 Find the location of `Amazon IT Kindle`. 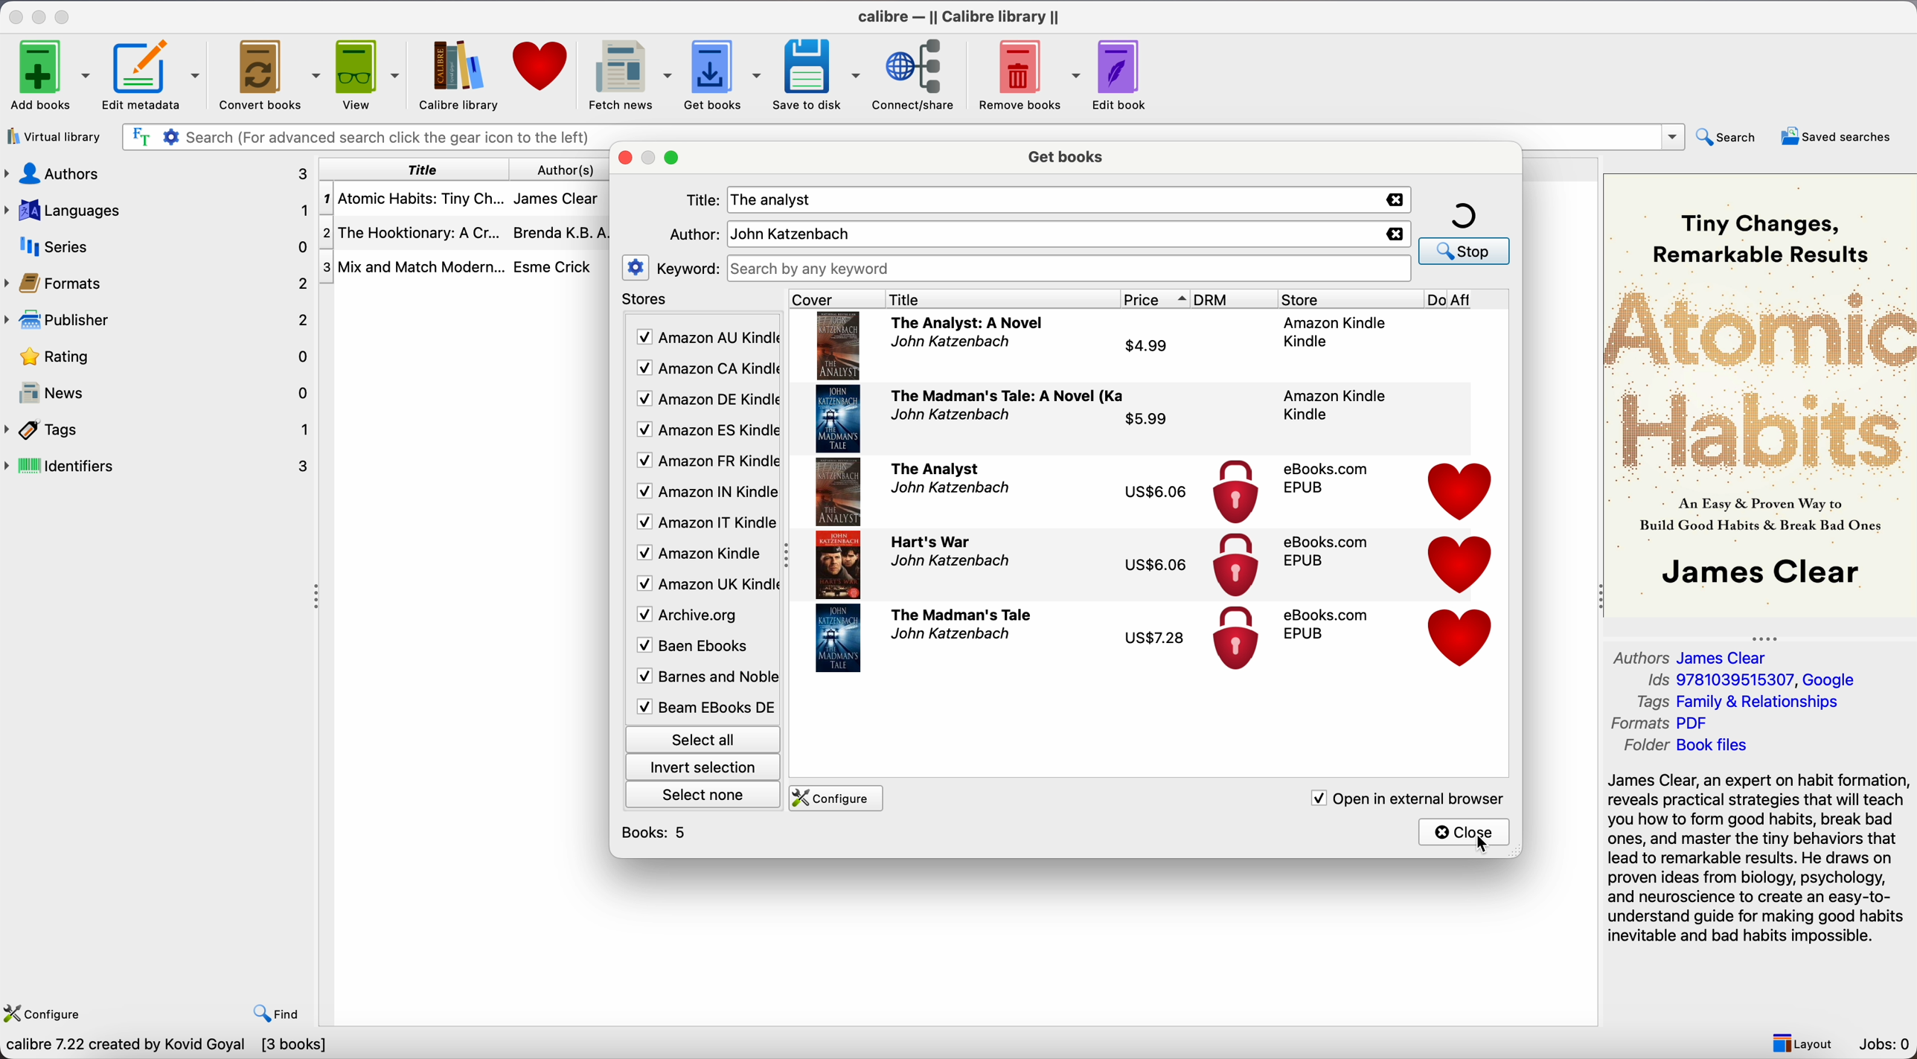

Amazon IT Kindle is located at coordinates (705, 526).